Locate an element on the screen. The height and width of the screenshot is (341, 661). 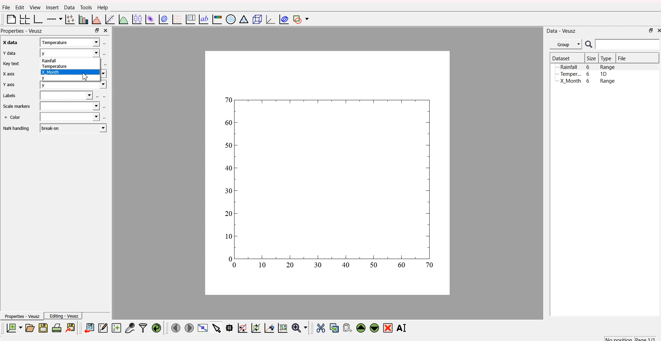
Dataset is located at coordinates (561, 58).